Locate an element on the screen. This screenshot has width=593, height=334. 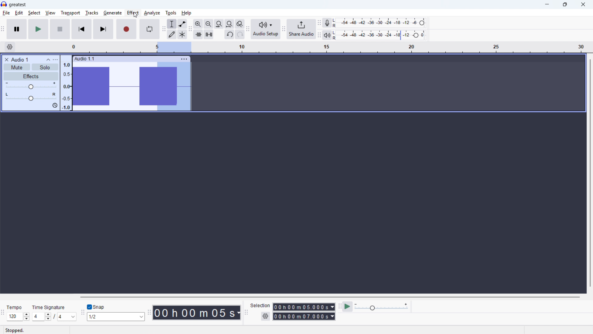
Playback metre  is located at coordinates (327, 35).